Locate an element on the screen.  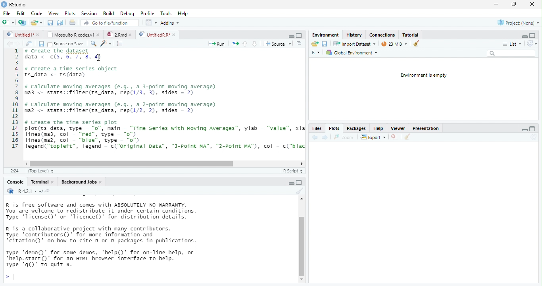
Packages is located at coordinates (356, 128).